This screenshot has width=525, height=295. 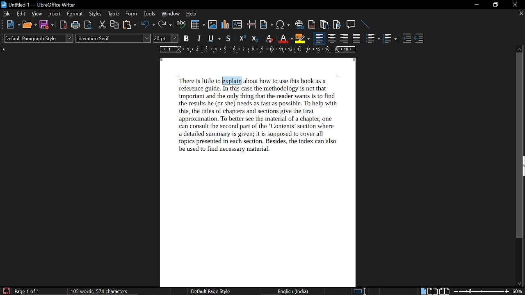 What do you see at coordinates (165, 25) in the screenshot?
I see `redo` at bounding box center [165, 25].